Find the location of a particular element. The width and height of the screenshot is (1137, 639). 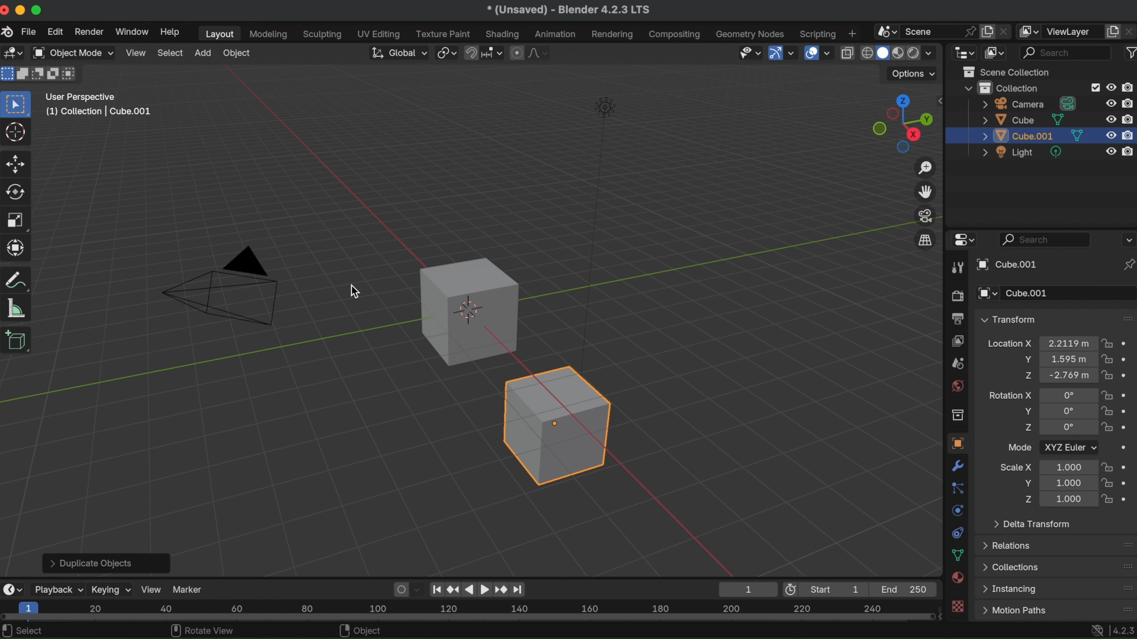

proportional editing objects is located at coordinates (518, 53).